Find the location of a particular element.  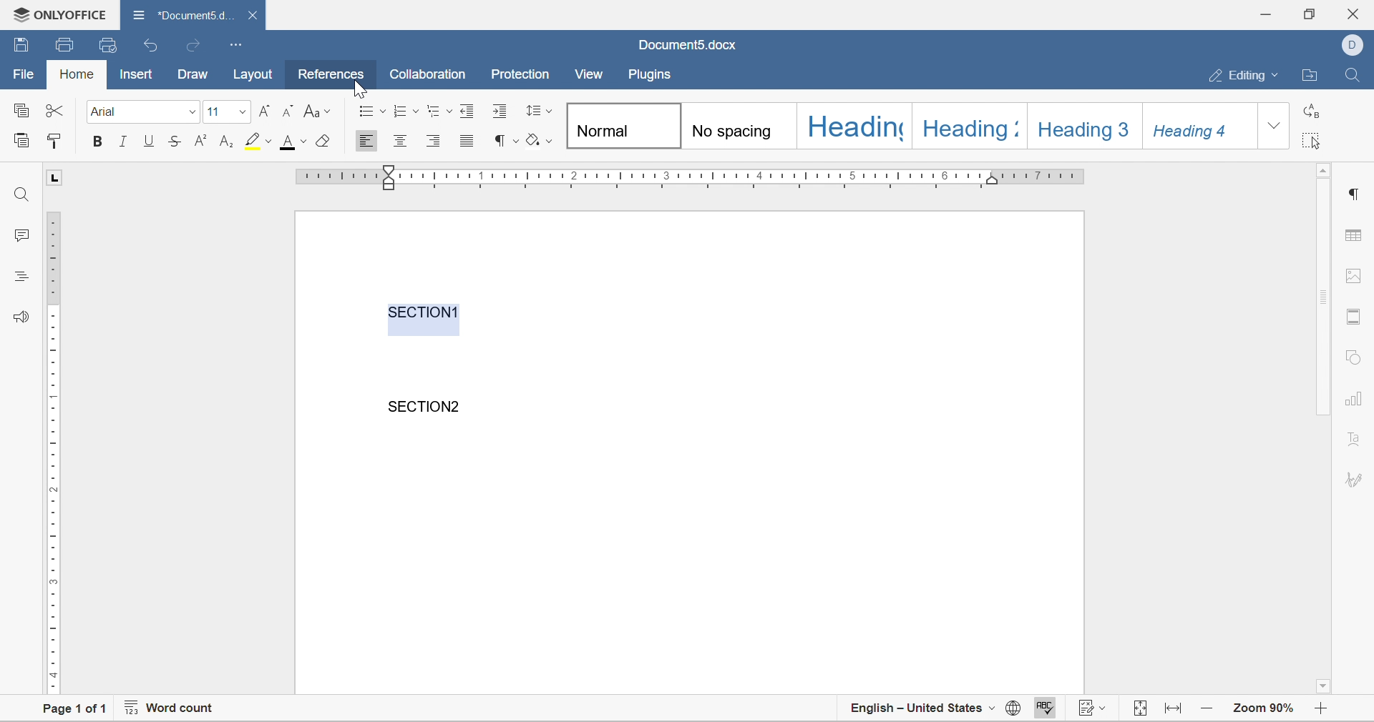

Decrease indent is located at coordinates (470, 109).